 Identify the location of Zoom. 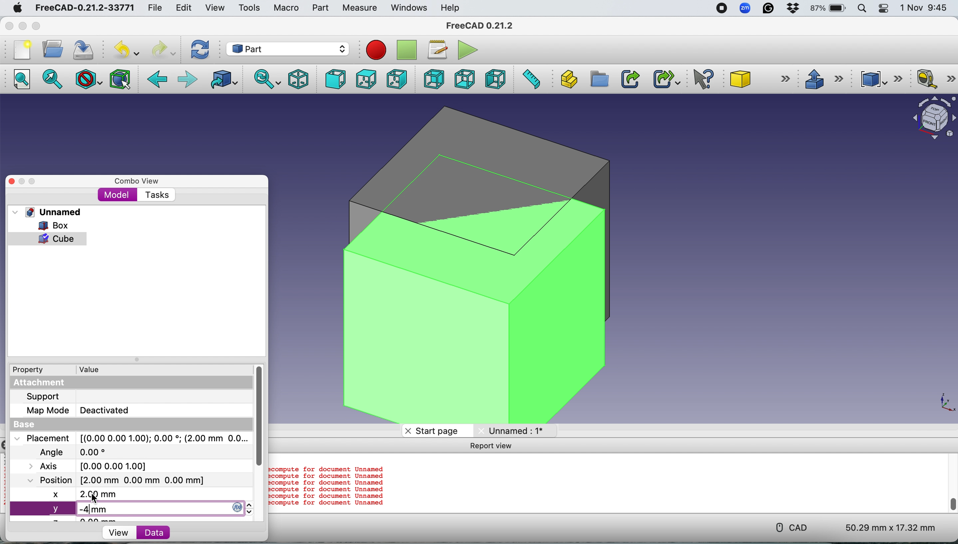
(746, 9).